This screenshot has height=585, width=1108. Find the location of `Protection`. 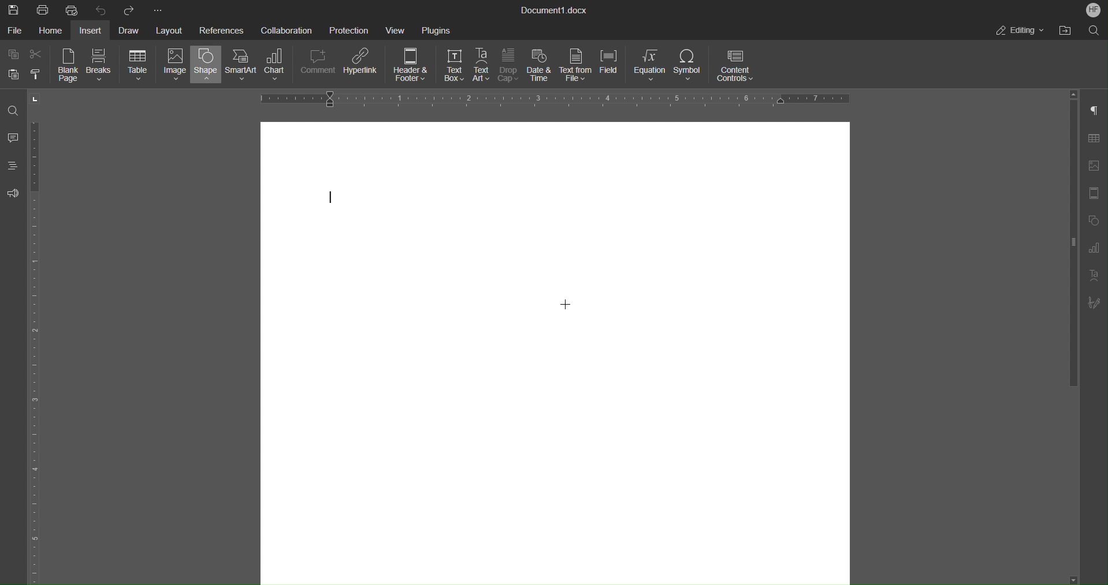

Protection is located at coordinates (350, 29).